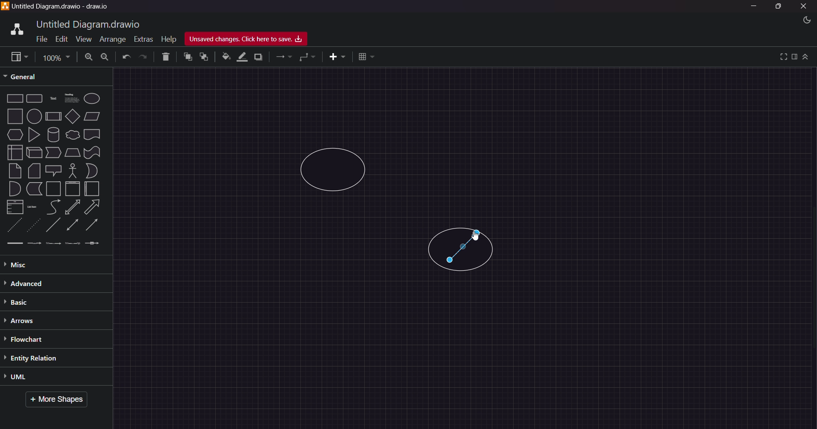 This screenshot has width=817, height=429. Describe the element at coordinates (43, 283) in the screenshot. I see `Advanced` at that location.